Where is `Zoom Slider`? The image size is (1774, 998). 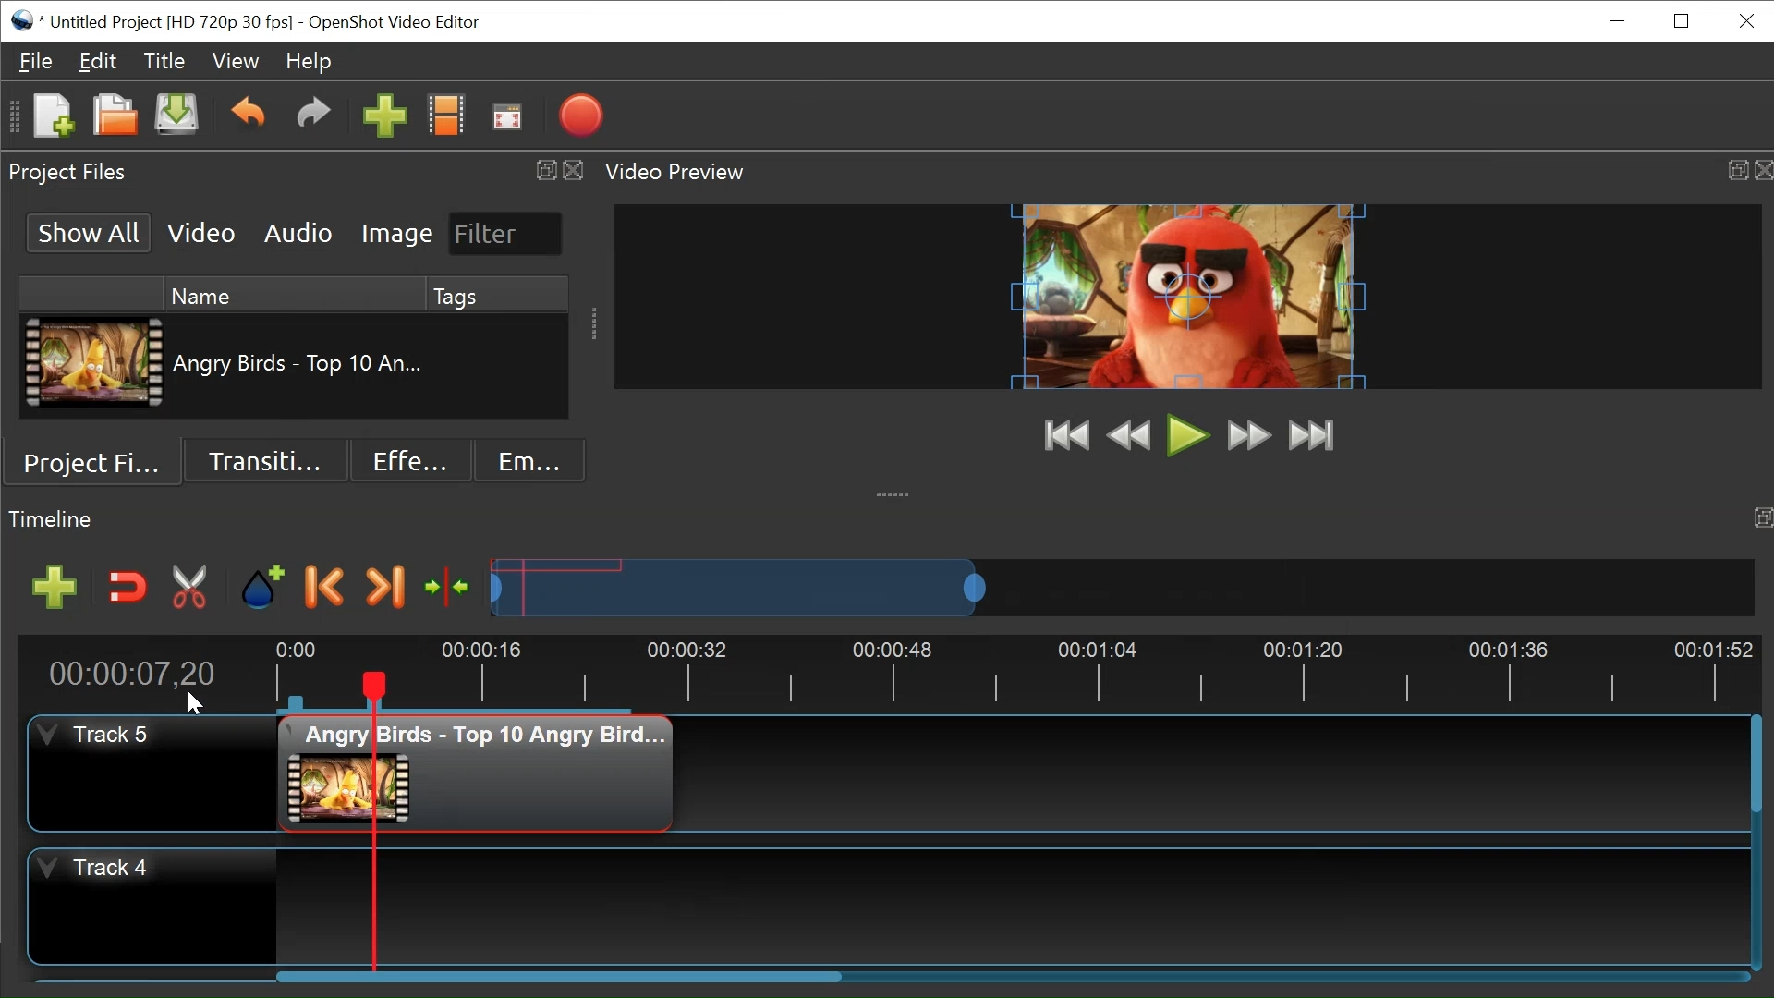 Zoom Slider is located at coordinates (1123, 589).